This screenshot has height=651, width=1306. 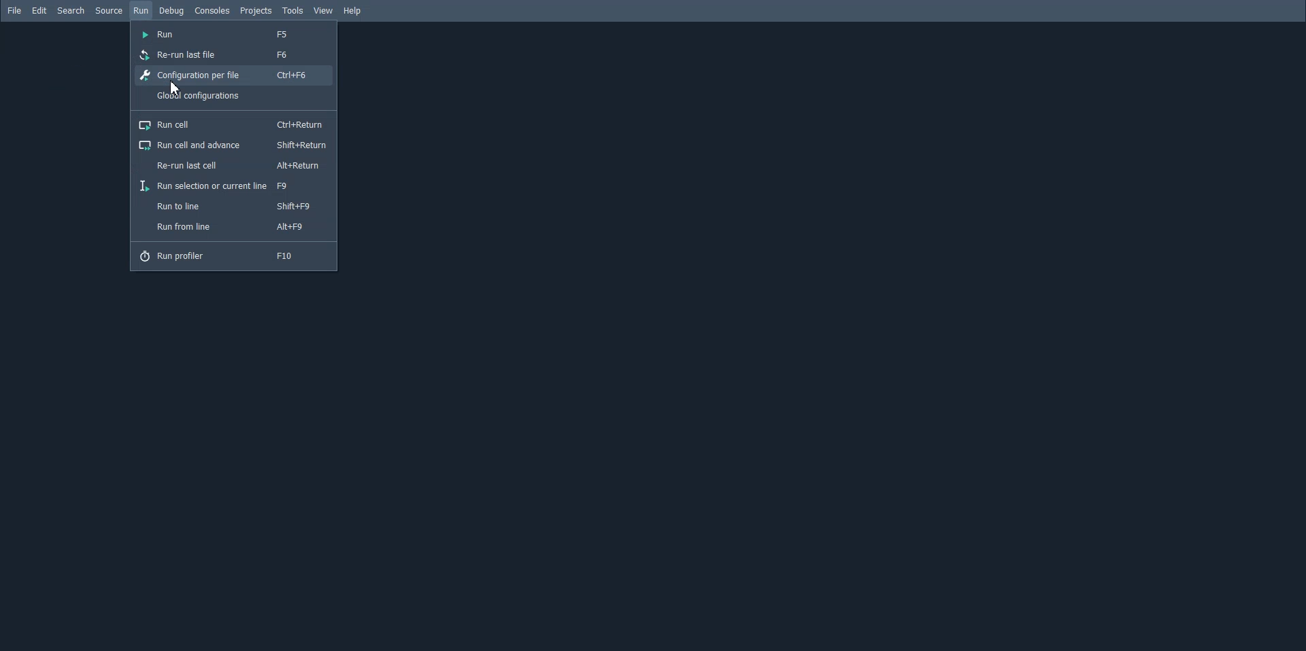 I want to click on cursor, so click(x=173, y=86).